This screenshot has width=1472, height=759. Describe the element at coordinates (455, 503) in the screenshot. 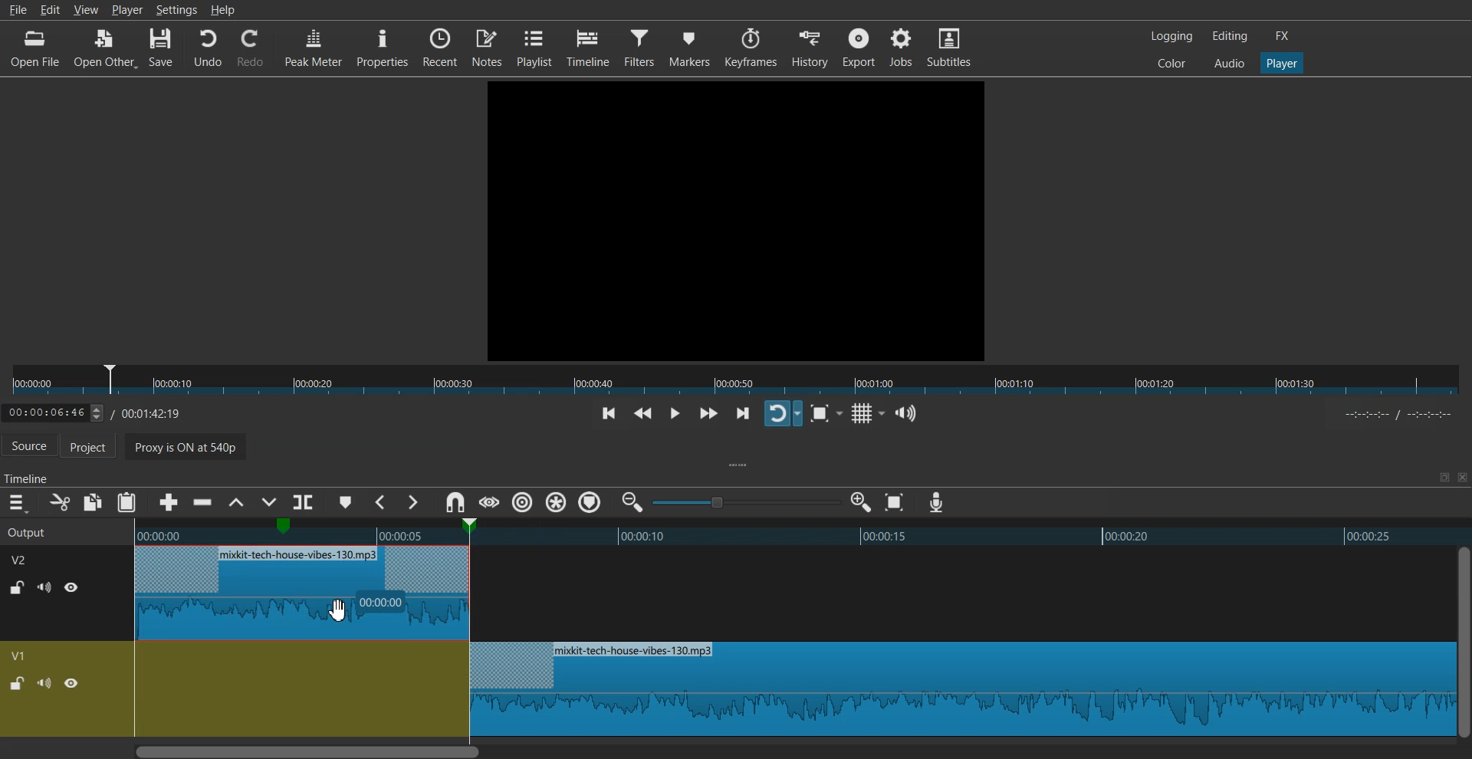

I see `Snap` at that location.